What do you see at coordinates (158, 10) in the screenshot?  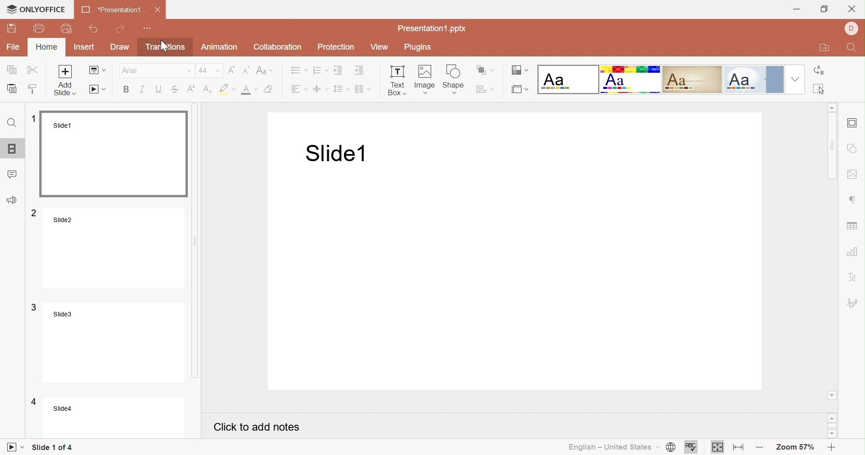 I see `Close` at bounding box center [158, 10].